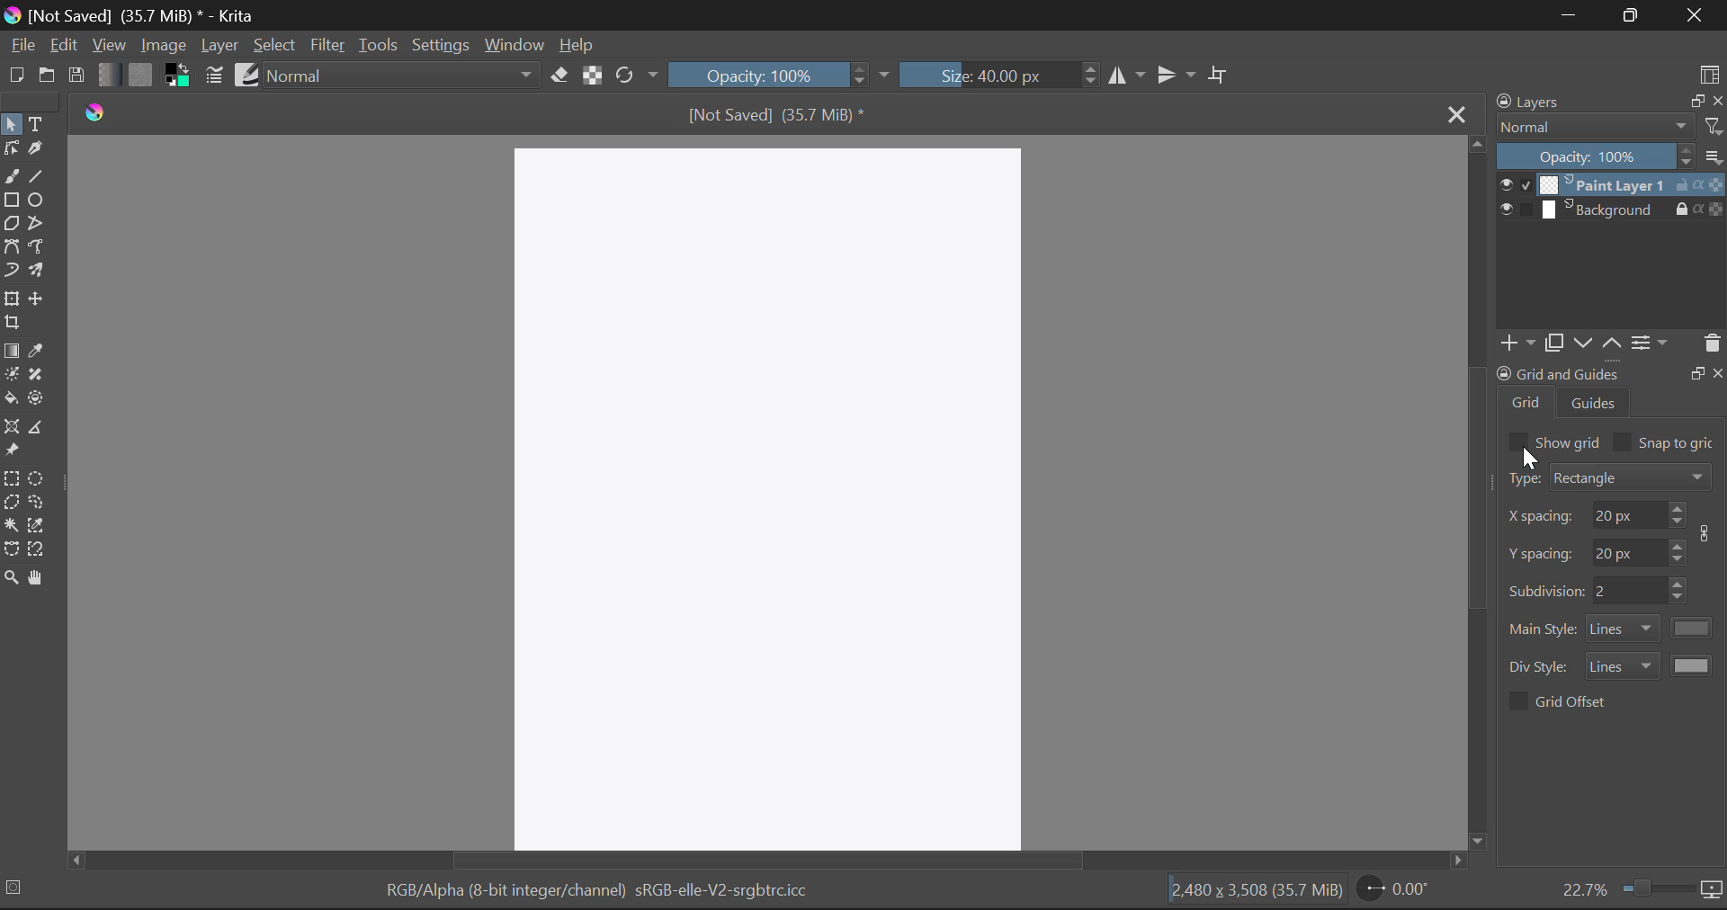 Image resolution: width=1727 pixels, height=910 pixels. What do you see at coordinates (39, 299) in the screenshot?
I see `Move Layer` at bounding box center [39, 299].